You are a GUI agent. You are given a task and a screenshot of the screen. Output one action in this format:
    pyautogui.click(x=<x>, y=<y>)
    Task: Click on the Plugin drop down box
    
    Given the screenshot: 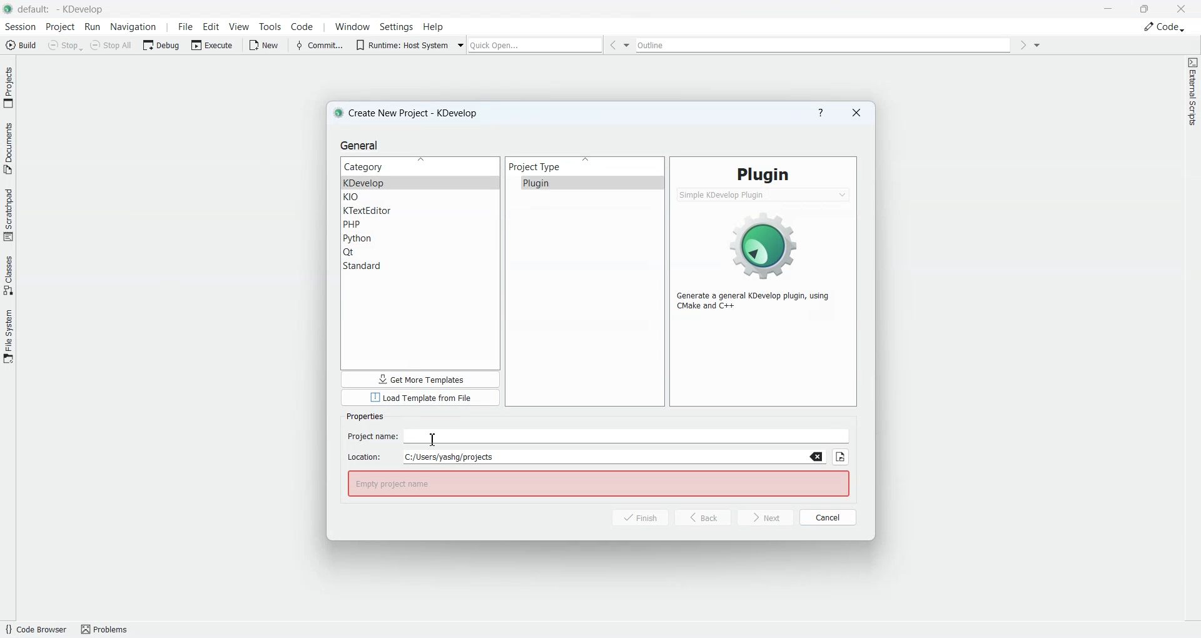 What is the action you would take?
    pyautogui.click(x=764, y=195)
    